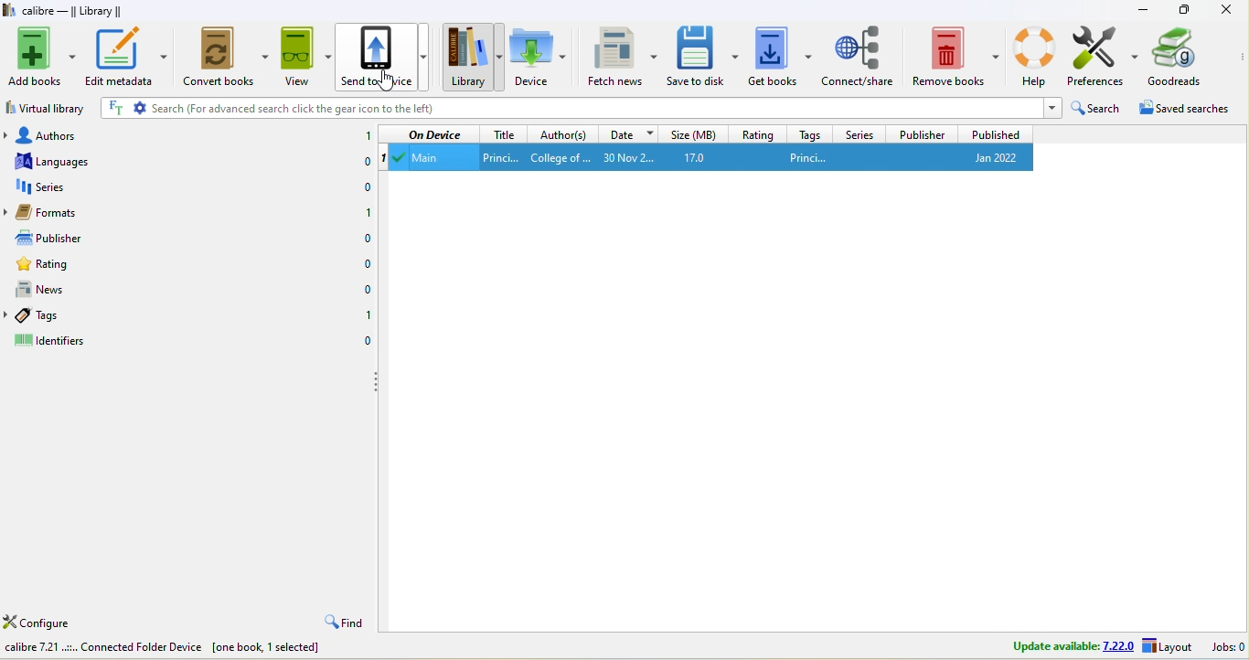 The width and height of the screenshot is (1249, 660). I want to click on library, so click(473, 59).